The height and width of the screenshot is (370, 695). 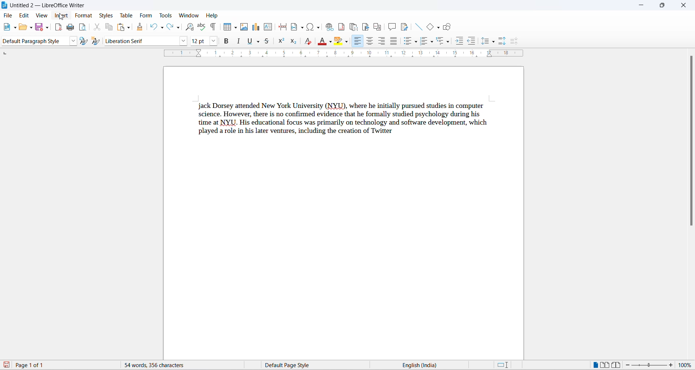 What do you see at coordinates (202, 26) in the screenshot?
I see `spelling` at bounding box center [202, 26].